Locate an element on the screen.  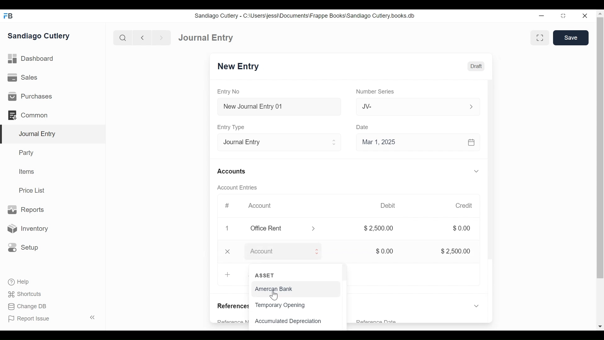
New Journal Entry 01 is located at coordinates (281, 106).